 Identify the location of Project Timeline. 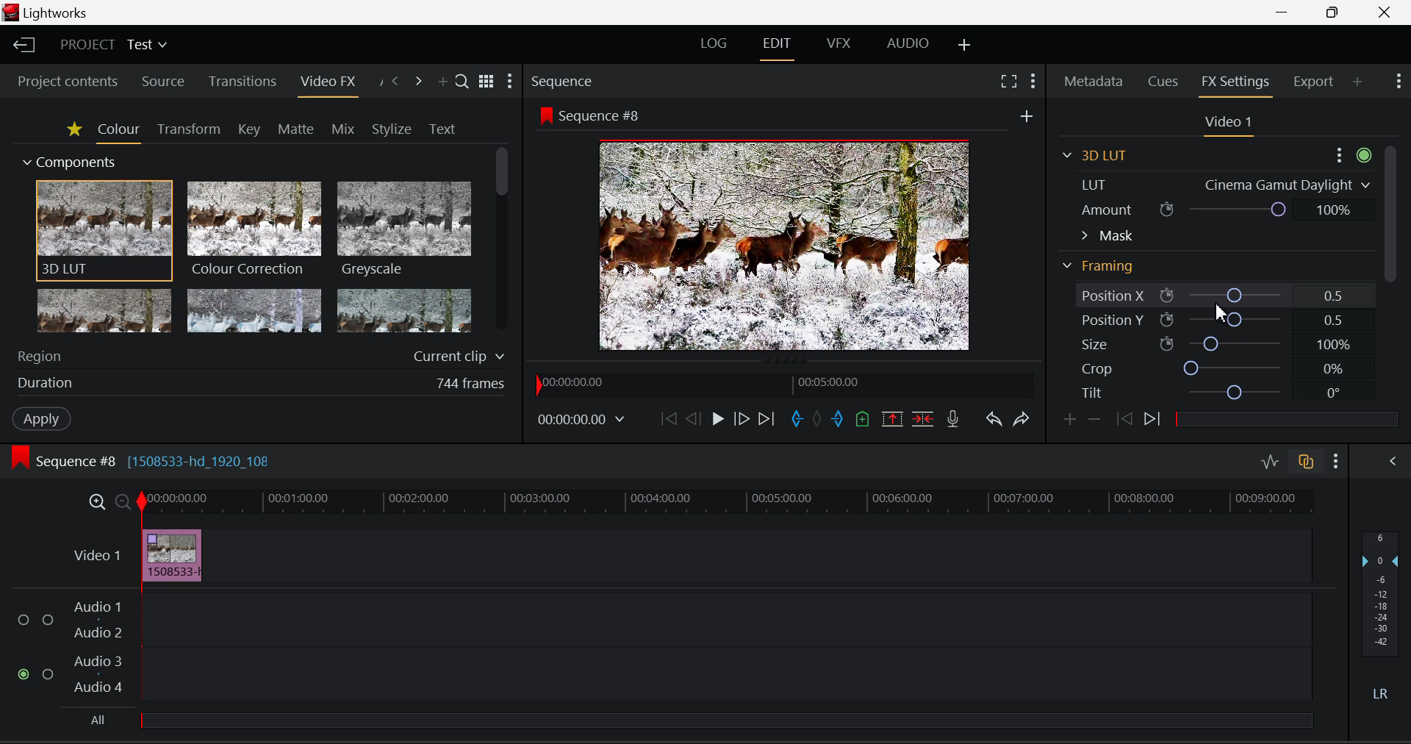
(728, 504).